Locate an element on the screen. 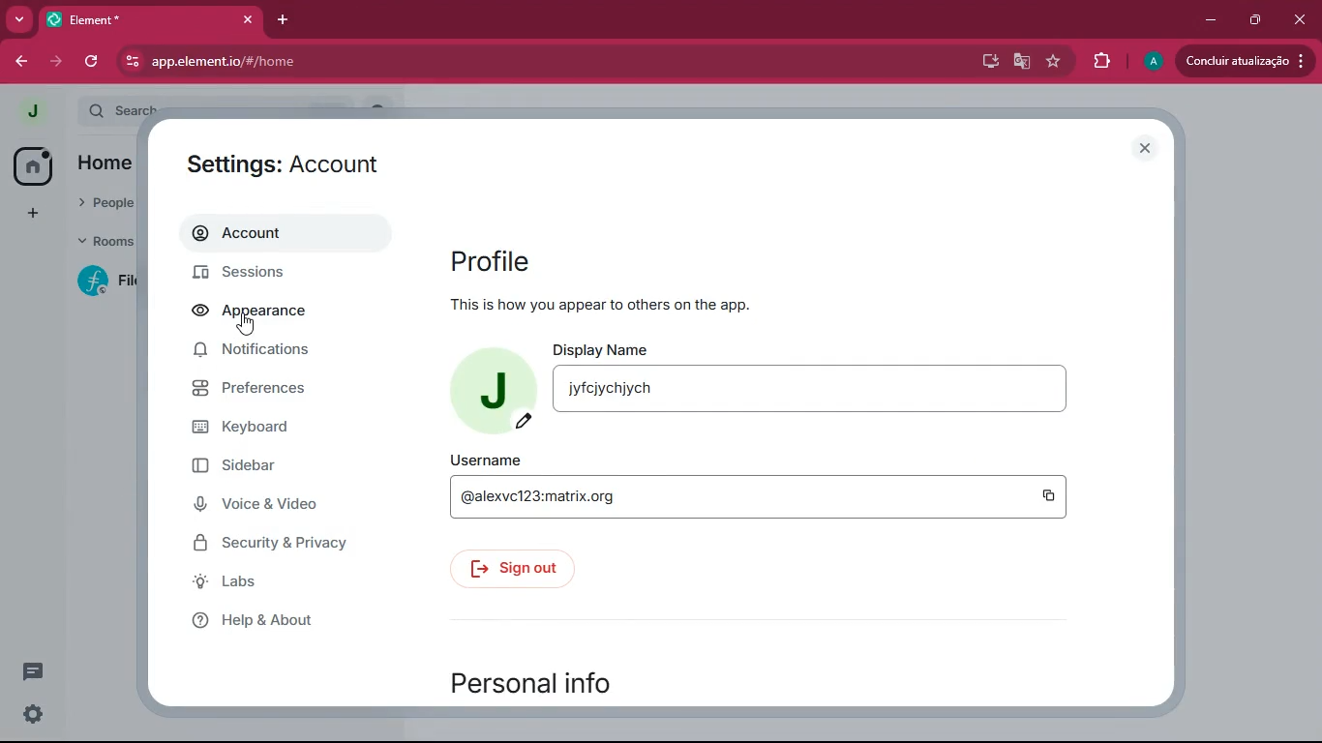  display name is located at coordinates (838, 394).